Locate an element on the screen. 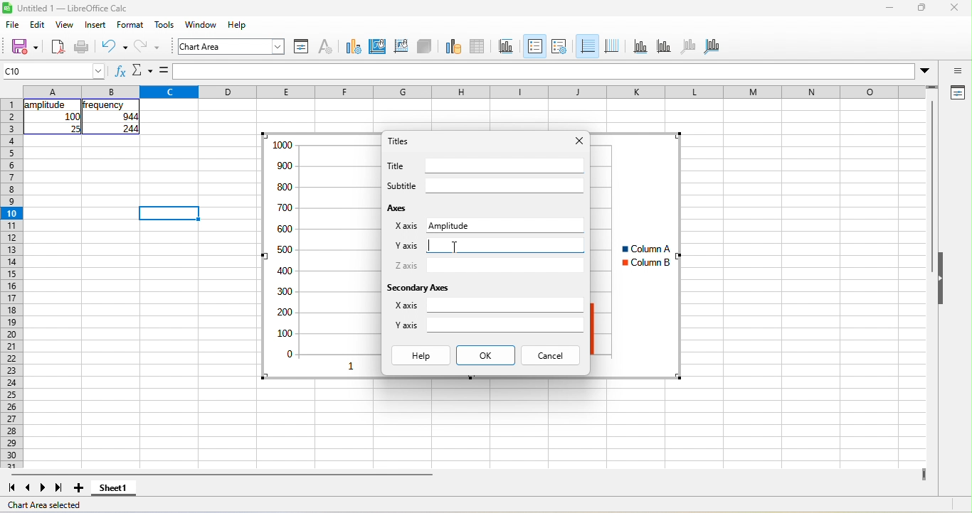 Image resolution: width=972 pixels, height=513 pixels. chart type is located at coordinates (354, 47).